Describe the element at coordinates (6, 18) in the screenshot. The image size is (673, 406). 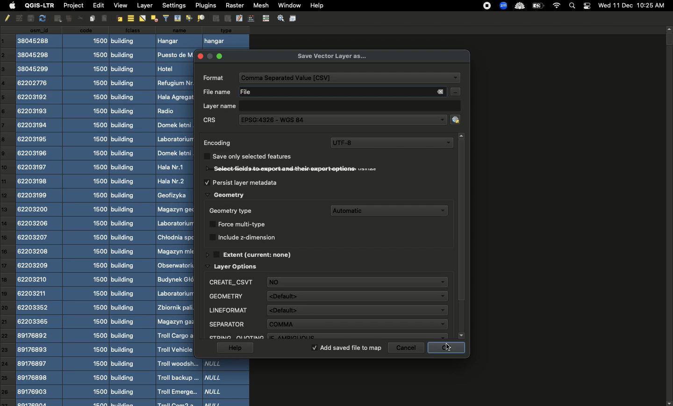
I see `Pencil` at that location.